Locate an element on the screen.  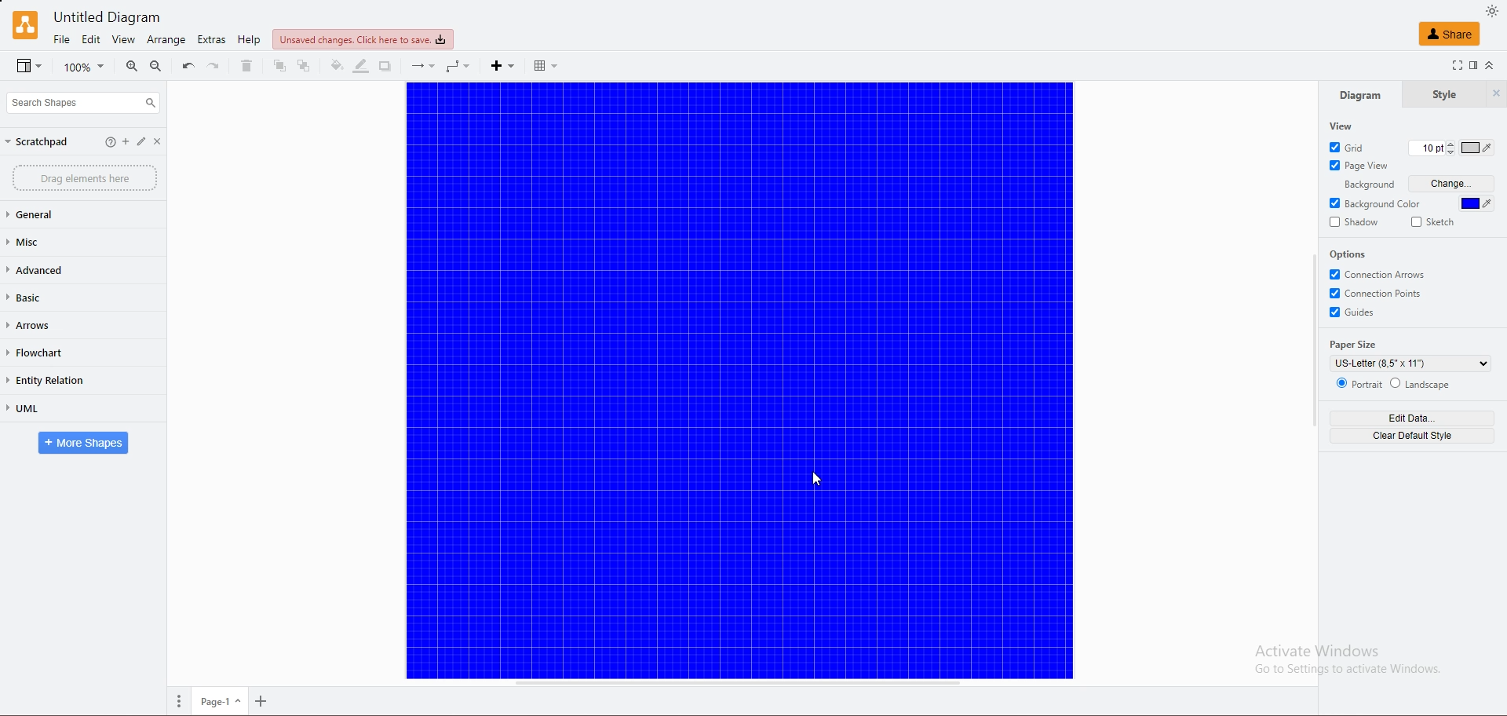
fill color is located at coordinates (335, 67).